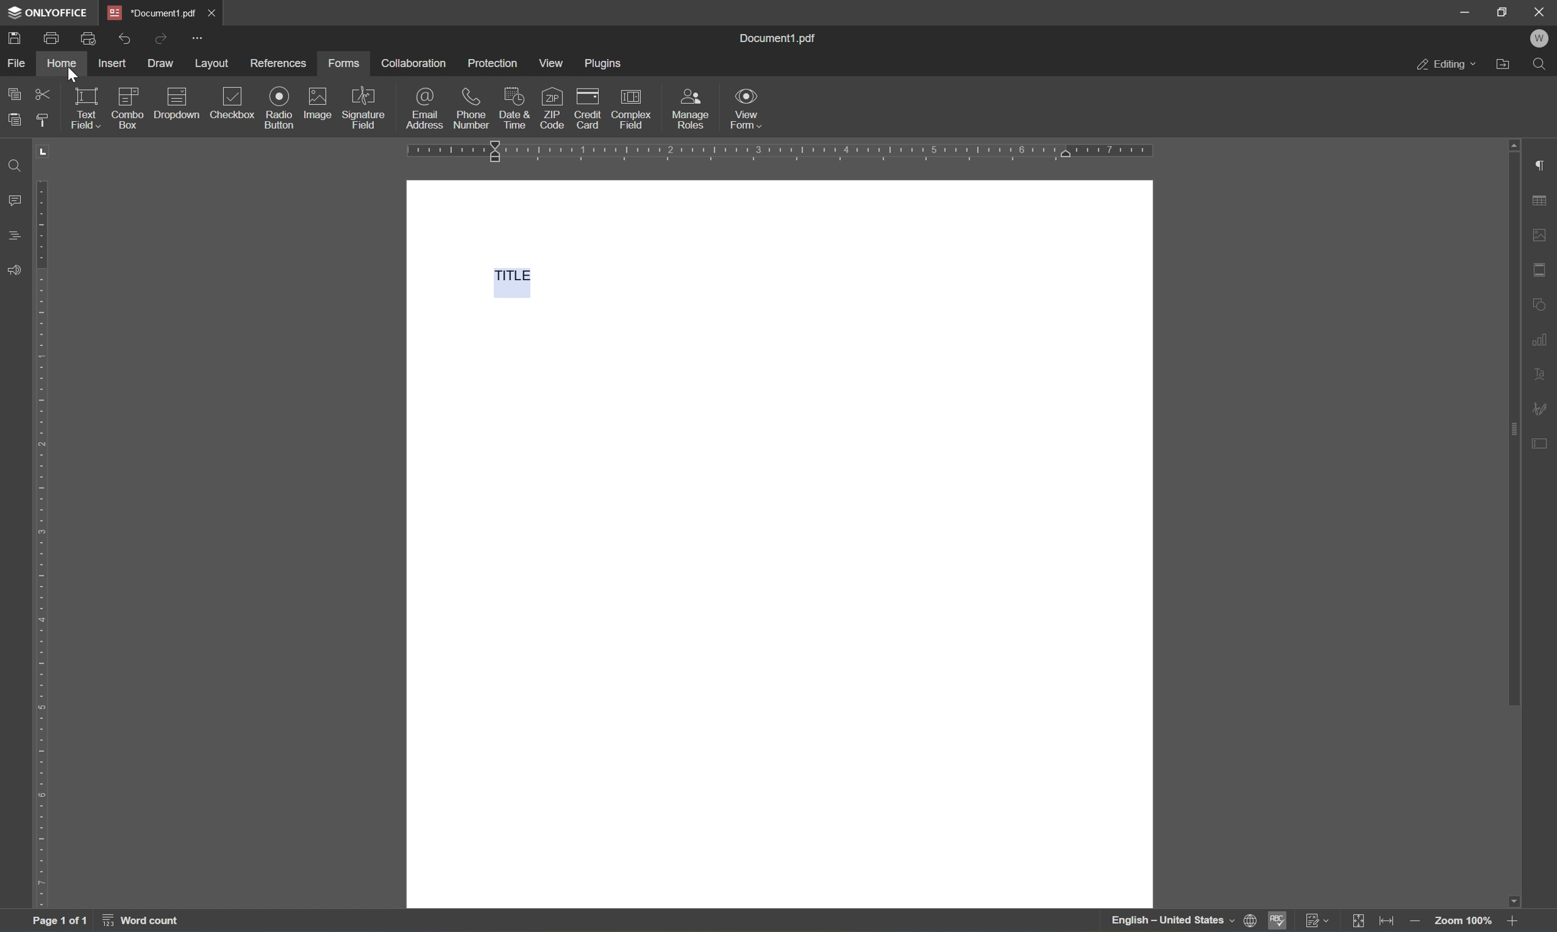 This screenshot has height=932, width=1557. I want to click on feedback & support, so click(14, 271).